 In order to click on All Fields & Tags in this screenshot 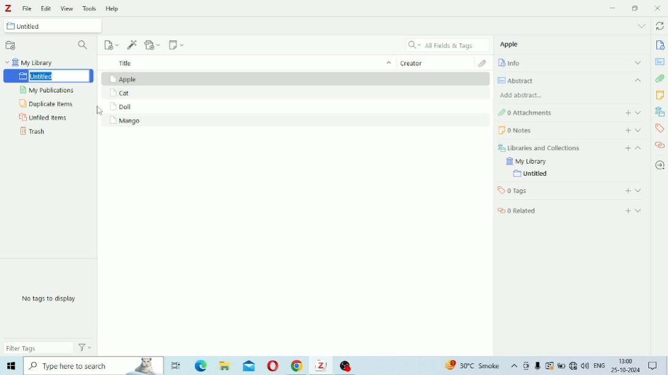, I will do `click(447, 45)`.